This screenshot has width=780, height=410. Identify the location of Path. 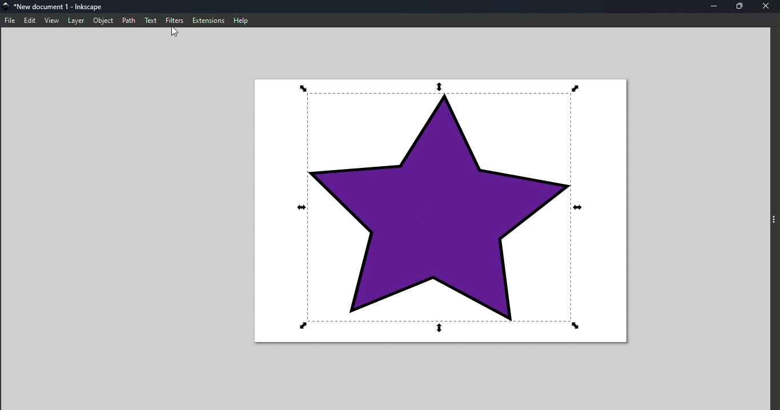
(127, 21).